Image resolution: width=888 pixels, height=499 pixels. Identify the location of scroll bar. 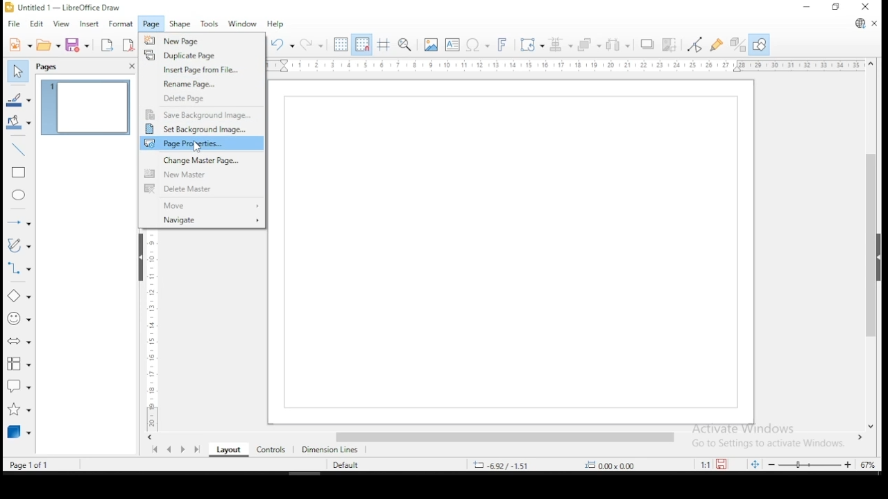
(510, 438).